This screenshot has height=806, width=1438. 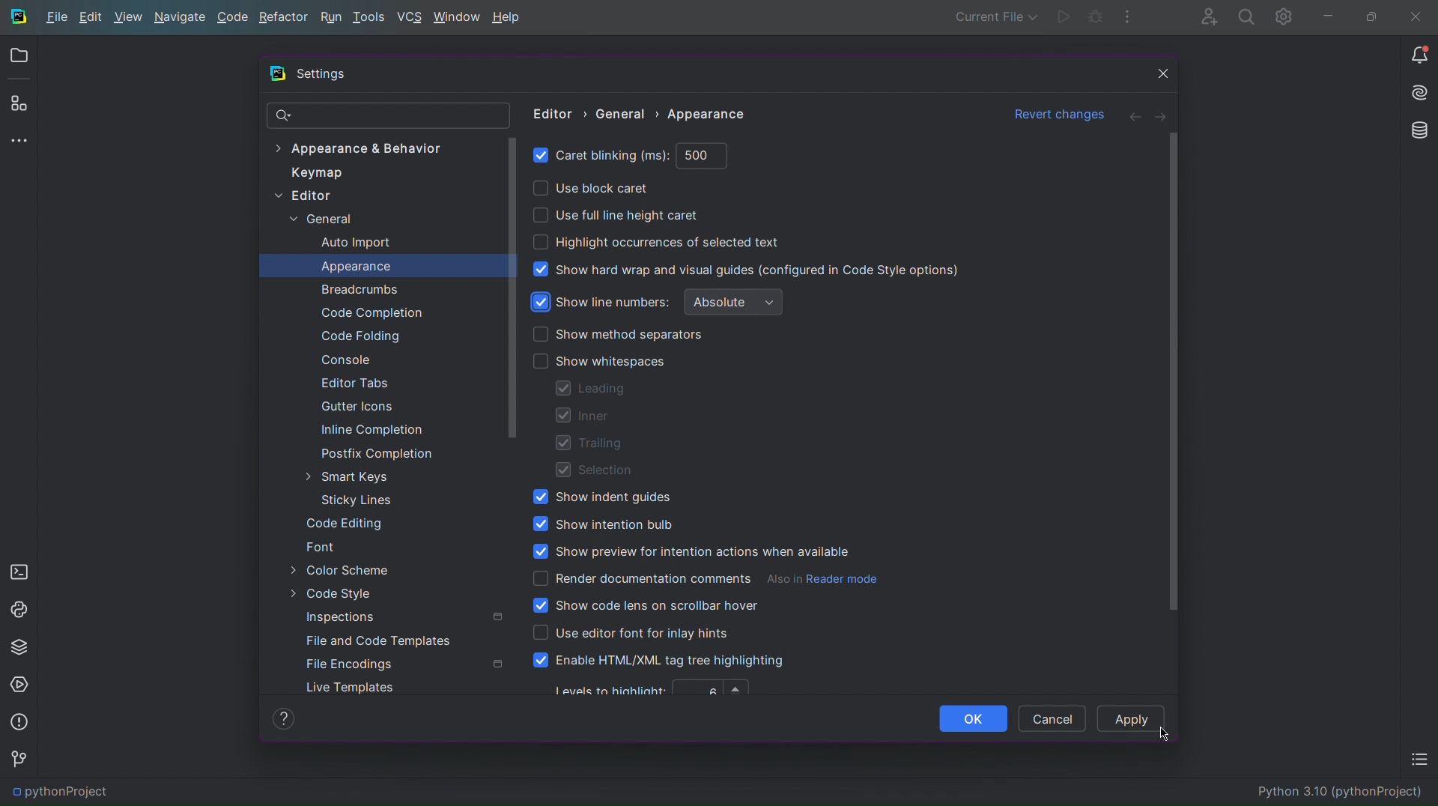 What do you see at coordinates (410, 17) in the screenshot?
I see `VCS` at bounding box center [410, 17].